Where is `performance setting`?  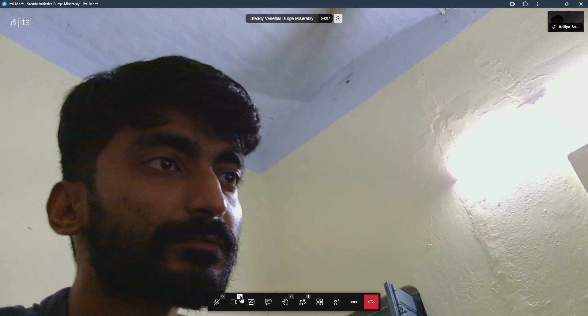
performance setting is located at coordinates (339, 19).